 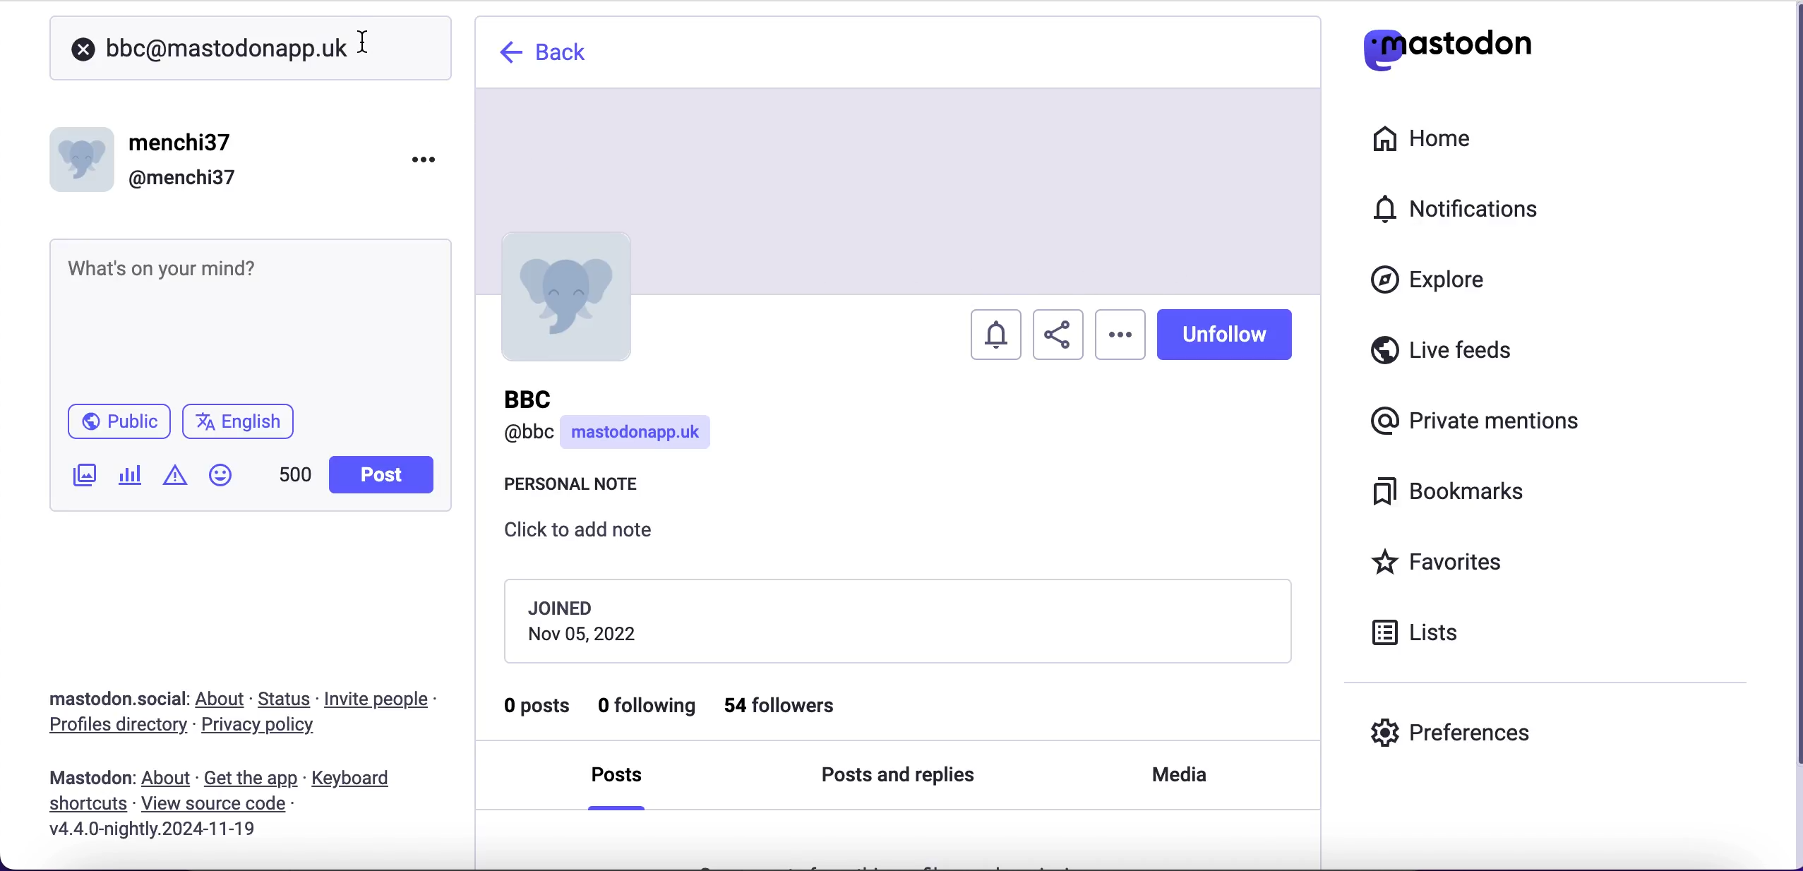 I want to click on share, so click(x=1058, y=335).